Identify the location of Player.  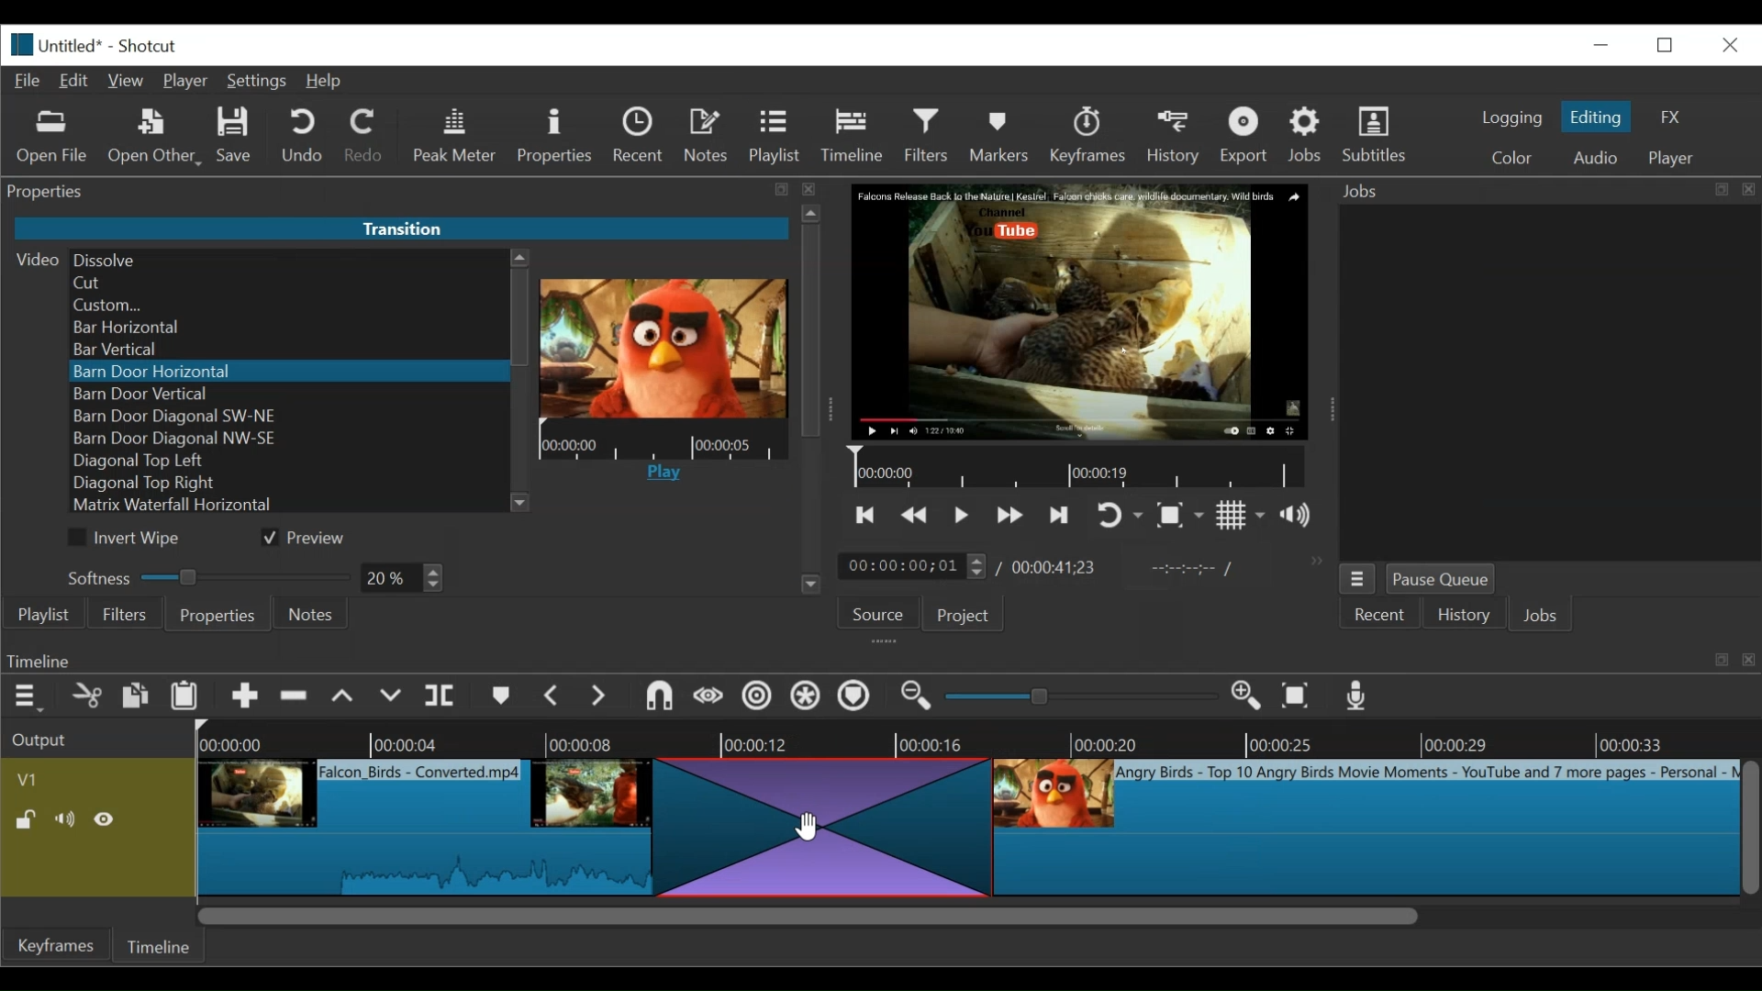
(188, 81).